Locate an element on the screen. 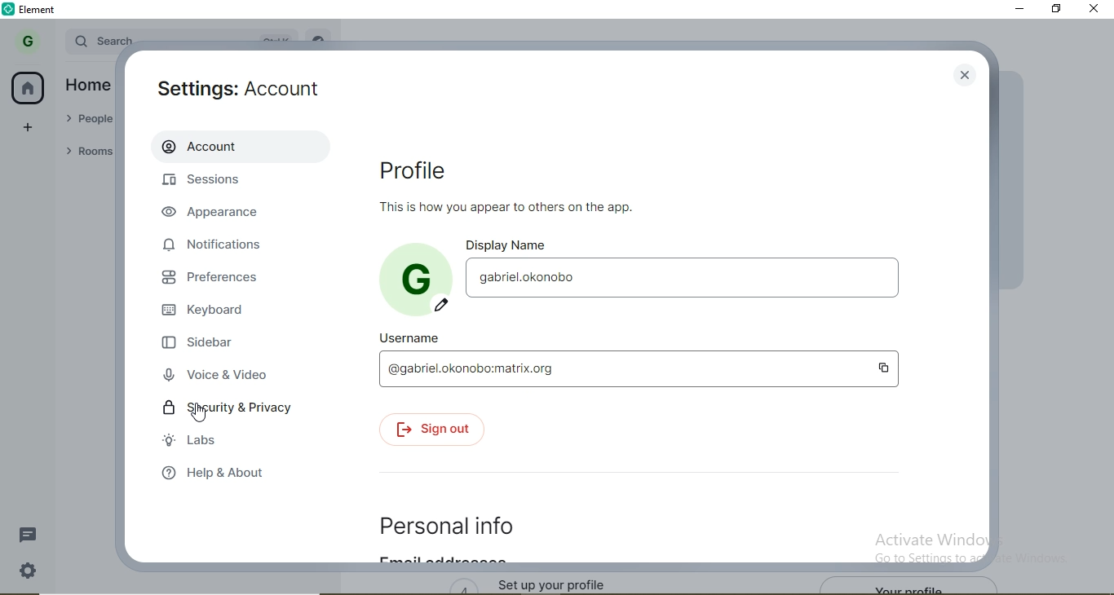  help & about is located at coordinates (227, 473).